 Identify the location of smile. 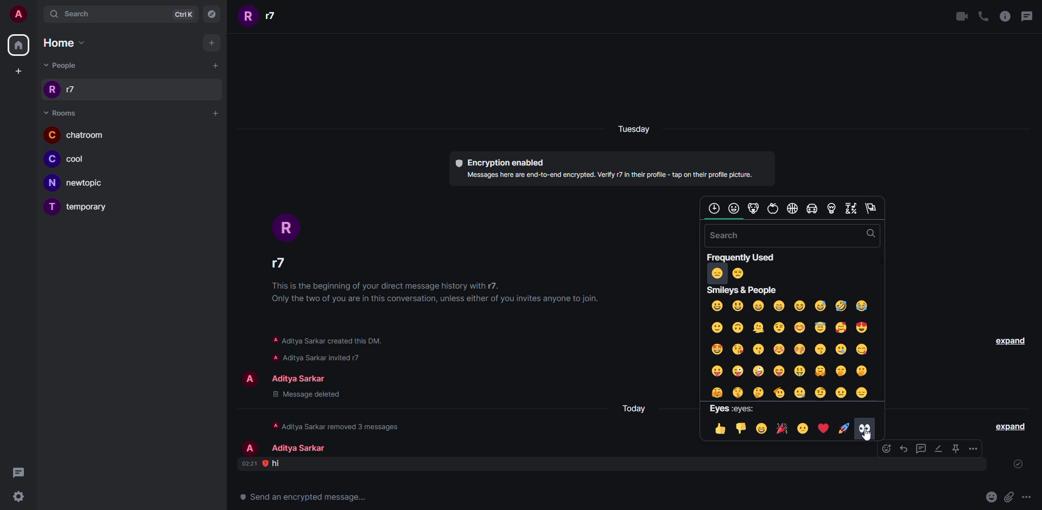
(781, 429).